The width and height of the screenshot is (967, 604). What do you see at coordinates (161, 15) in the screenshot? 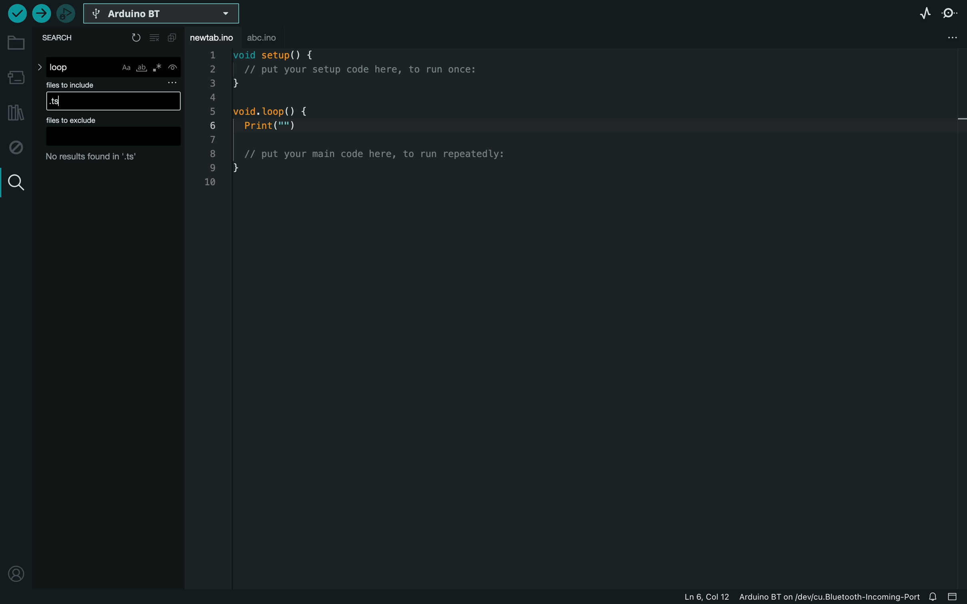
I see `select board` at bounding box center [161, 15].